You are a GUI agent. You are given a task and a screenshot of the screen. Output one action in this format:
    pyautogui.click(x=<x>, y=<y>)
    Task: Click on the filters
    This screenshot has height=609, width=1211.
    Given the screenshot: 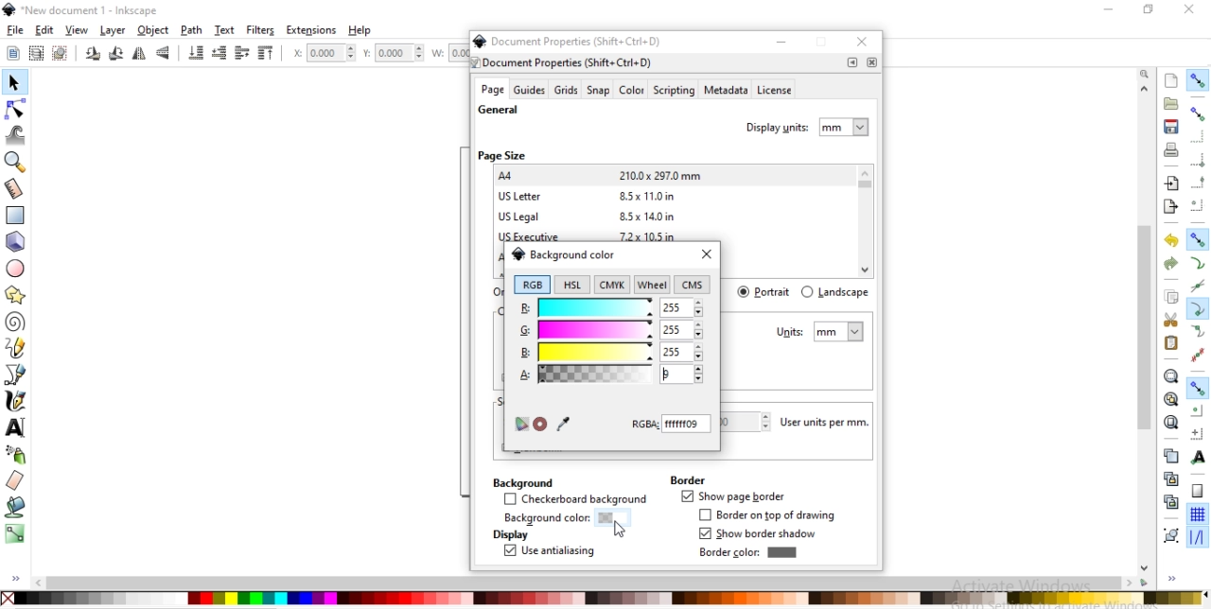 What is the action you would take?
    pyautogui.click(x=261, y=30)
    